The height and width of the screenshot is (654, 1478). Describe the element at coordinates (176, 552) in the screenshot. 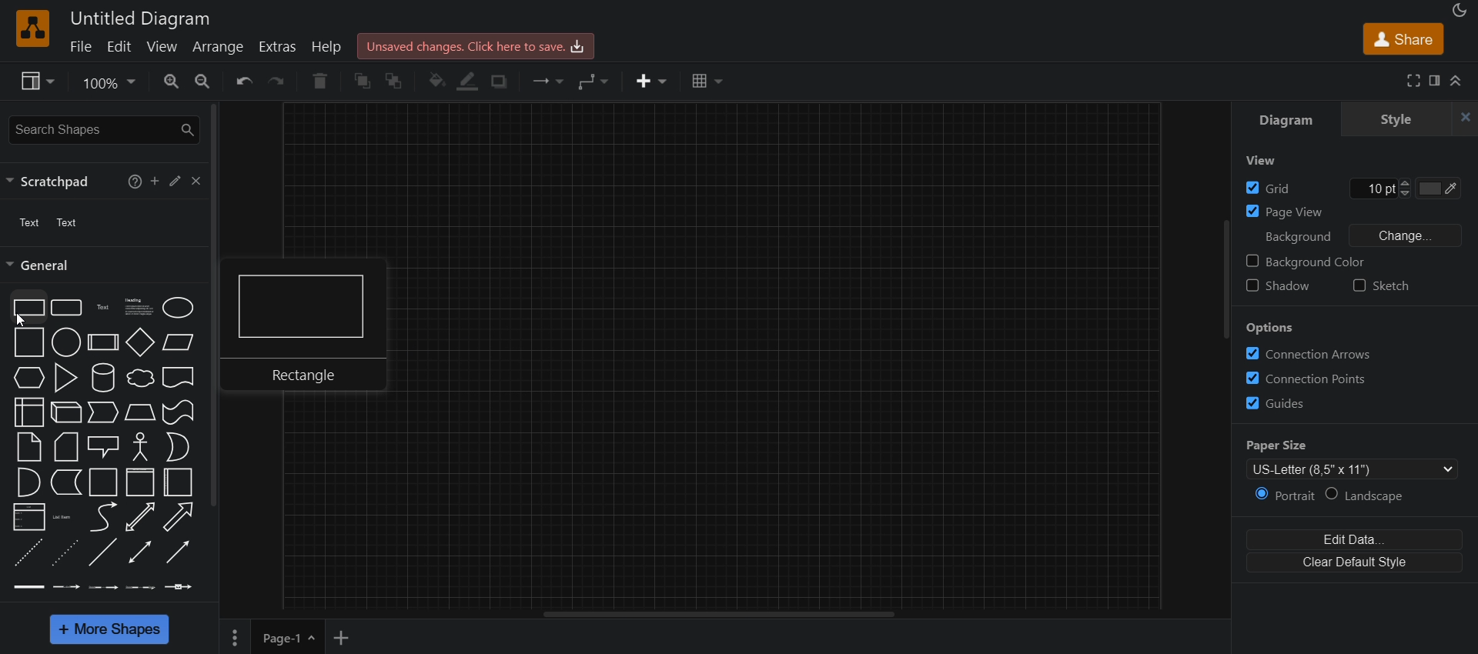

I see `directional connector` at that location.